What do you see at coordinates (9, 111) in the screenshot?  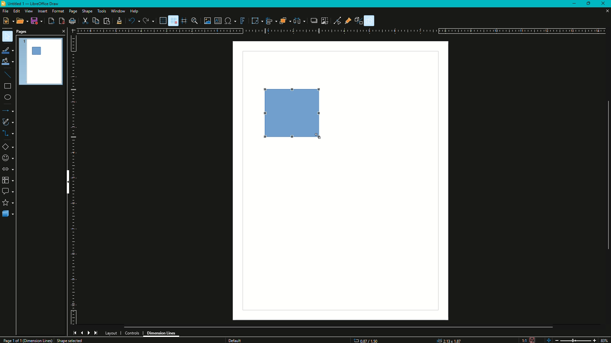 I see `Lines and Arrows` at bounding box center [9, 111].